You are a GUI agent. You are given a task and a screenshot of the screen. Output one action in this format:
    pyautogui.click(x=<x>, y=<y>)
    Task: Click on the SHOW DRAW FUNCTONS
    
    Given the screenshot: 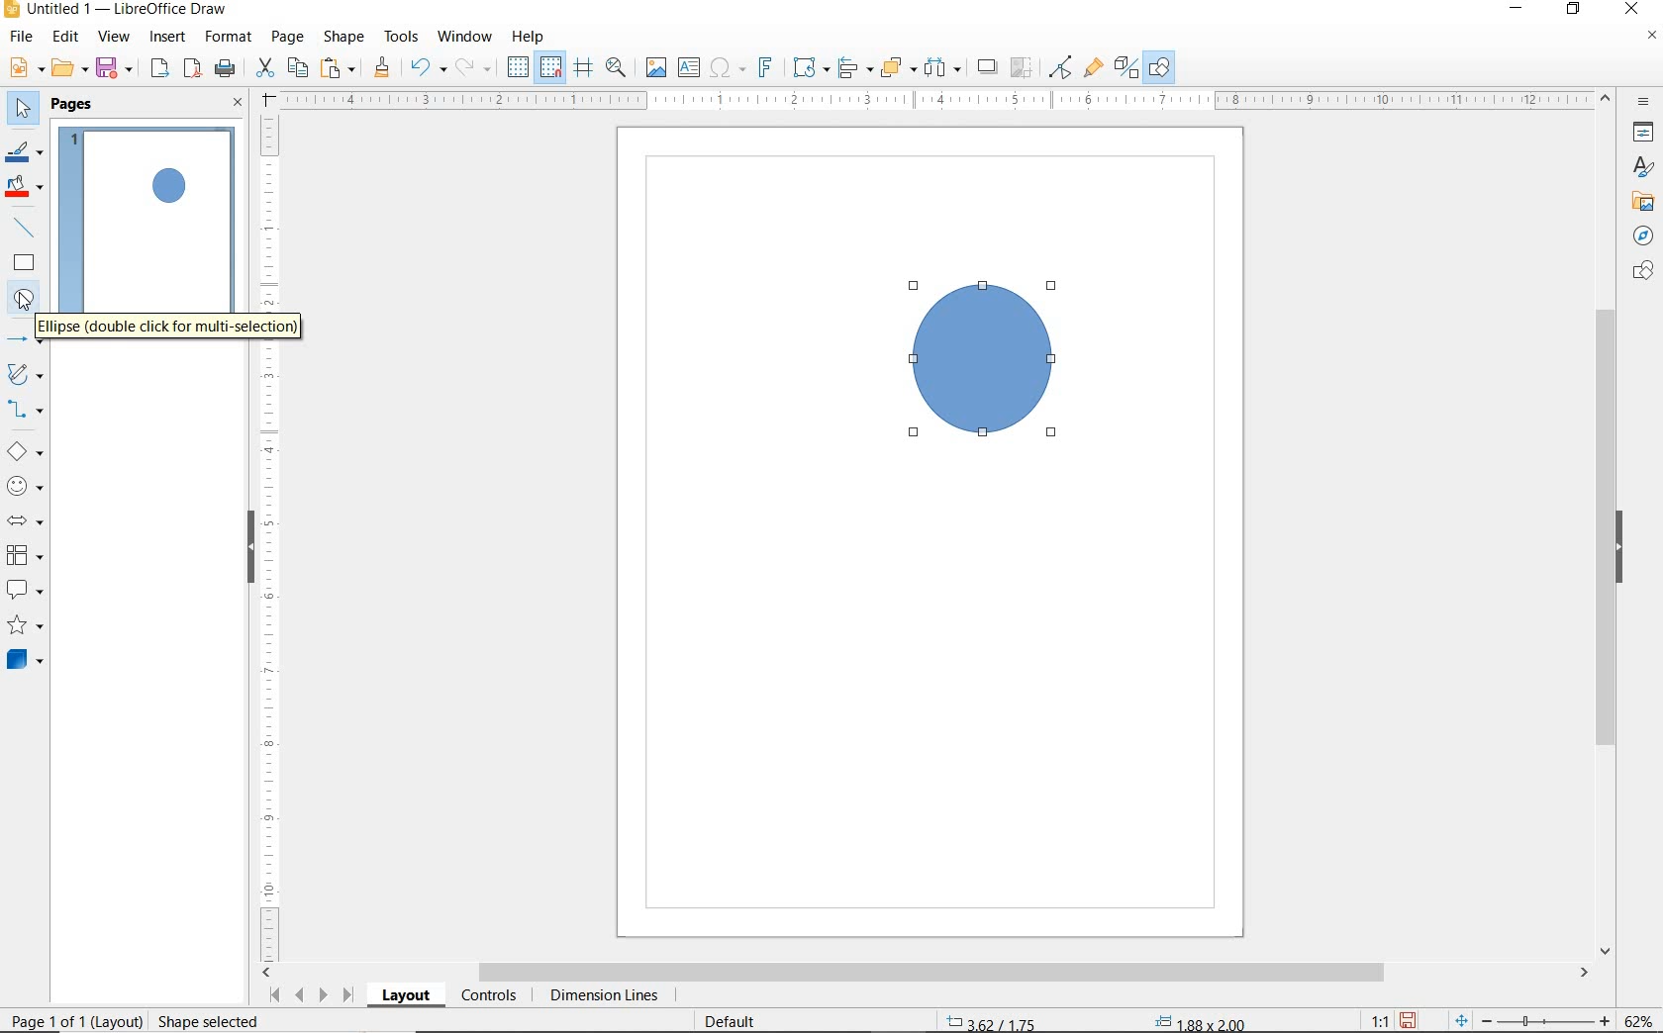 What is the action you would take?
    pyautogui.click(x=1159, y=67)
    